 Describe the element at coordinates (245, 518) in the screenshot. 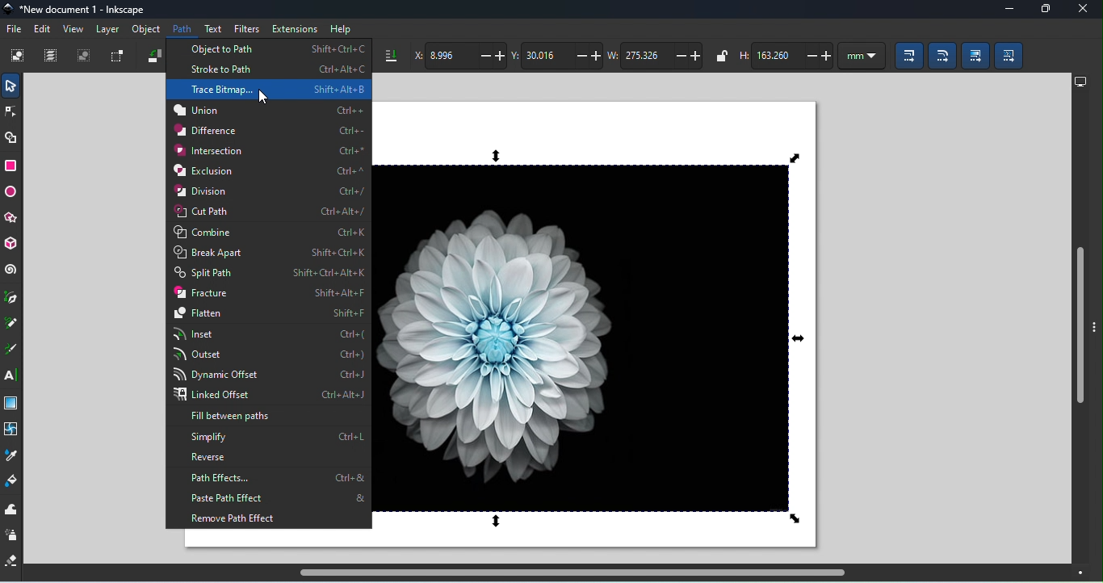

I see `Remove path effect` at that location.